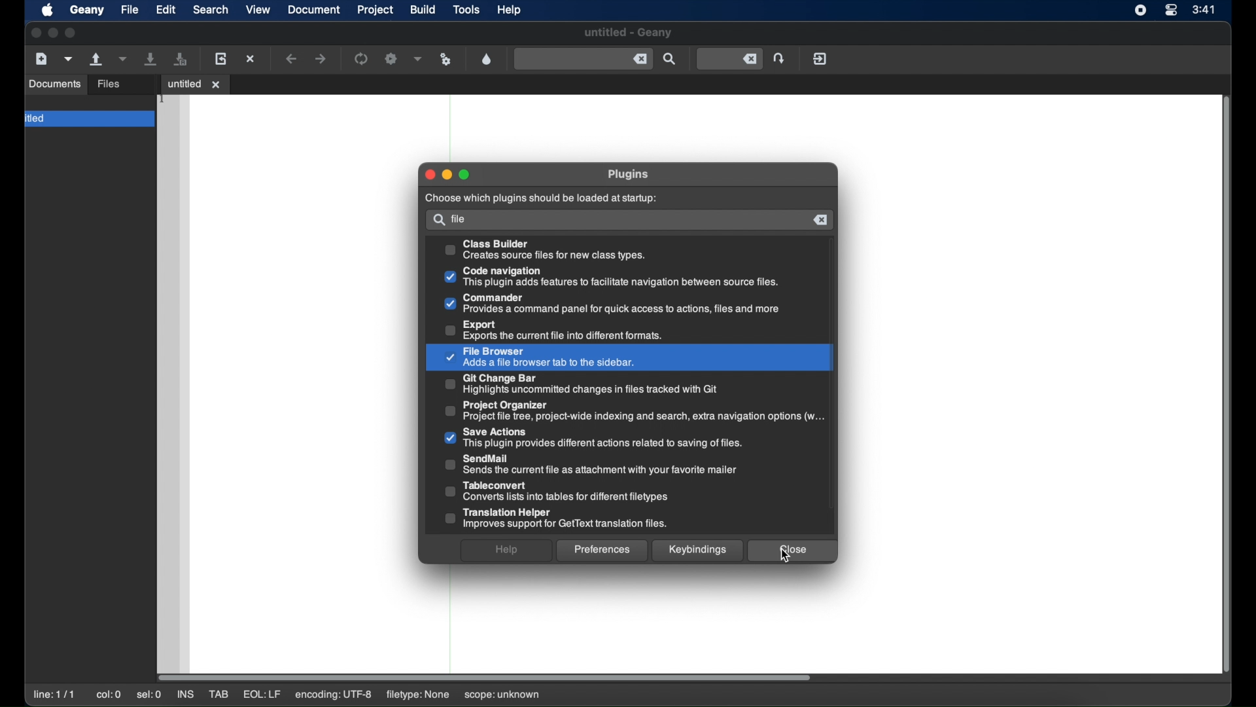 This screenshot has width=1256, height=707. Describe the element at coordinates (418, 59) in the screenshot. I see `choose more build actions` at that location.